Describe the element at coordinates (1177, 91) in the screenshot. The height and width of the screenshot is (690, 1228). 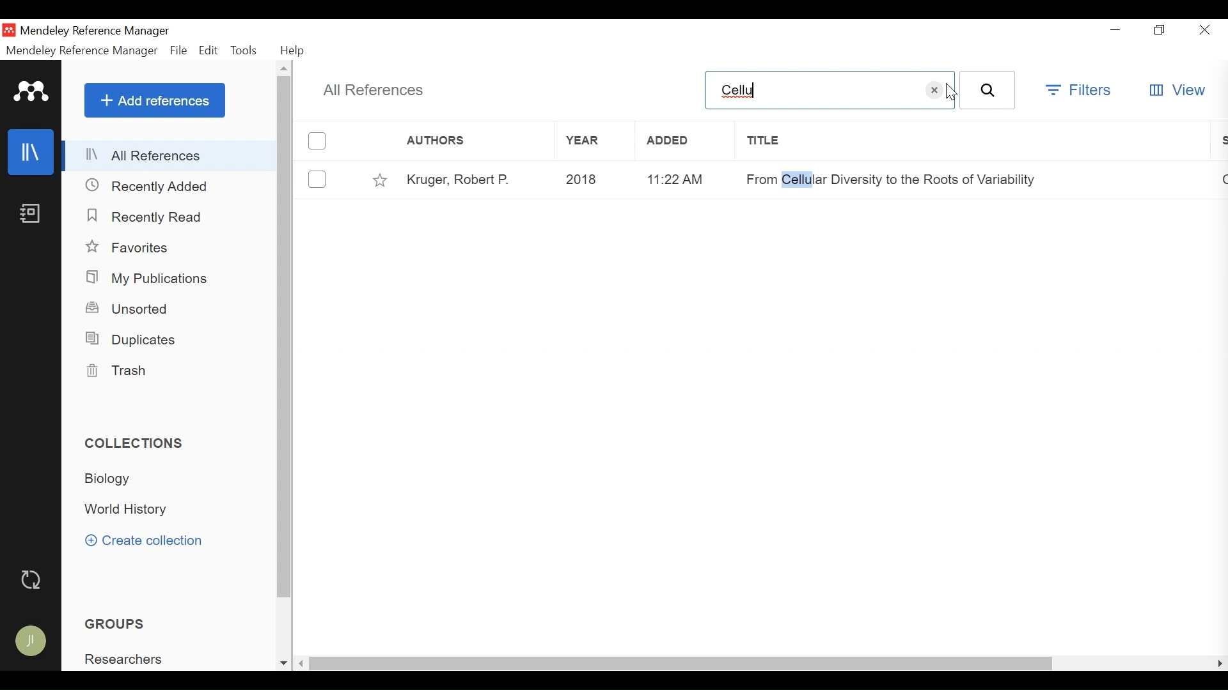
I see `View` at that location.